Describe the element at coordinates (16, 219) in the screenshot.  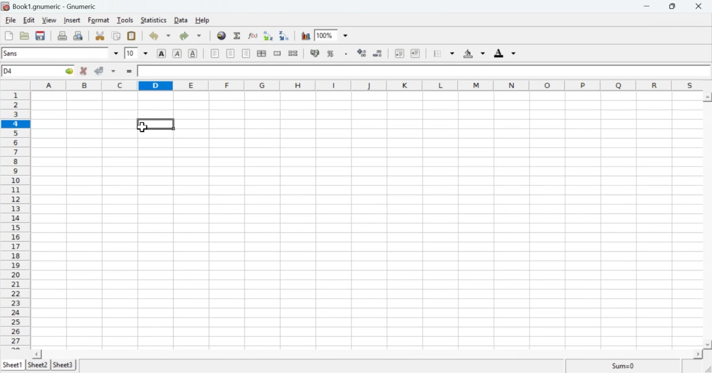
I see `numbering column` at that location.